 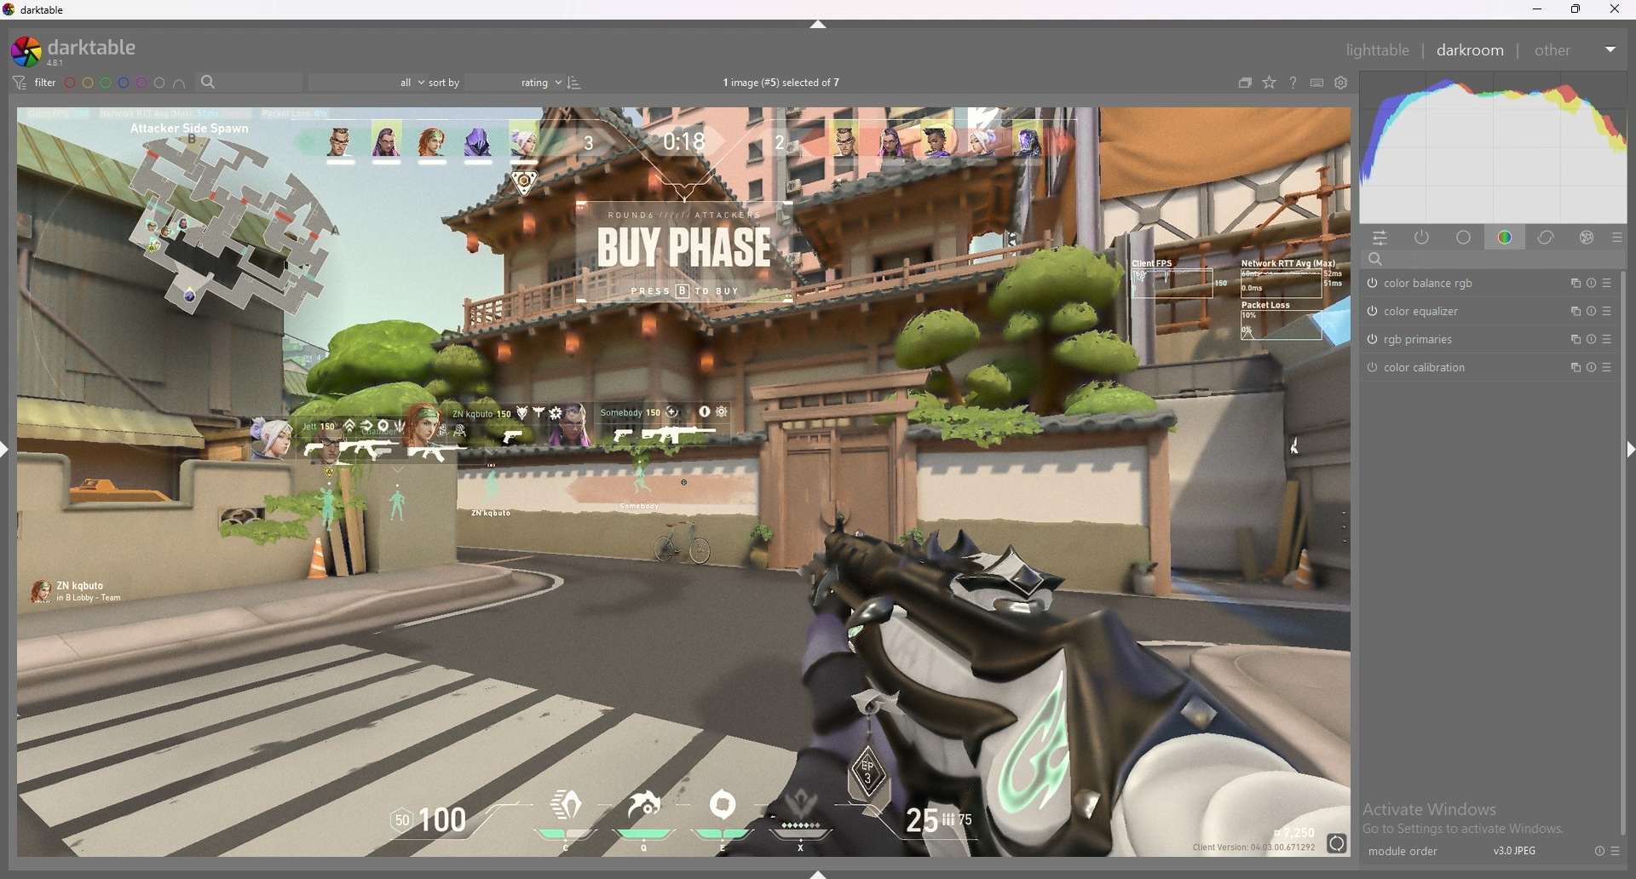 What do you see at coordinates (81, 51) in the screenshot?
I see `darktable` at bounding box center [81, 51].